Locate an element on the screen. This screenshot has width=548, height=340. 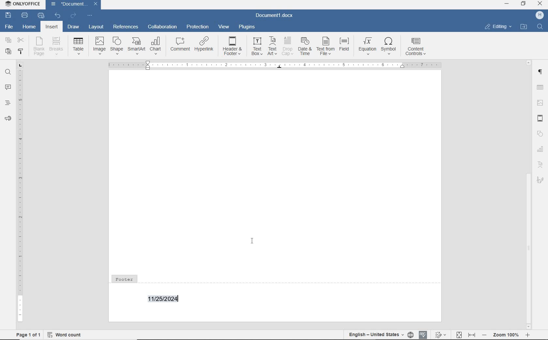
symbol is located at coordinates (390, 46).